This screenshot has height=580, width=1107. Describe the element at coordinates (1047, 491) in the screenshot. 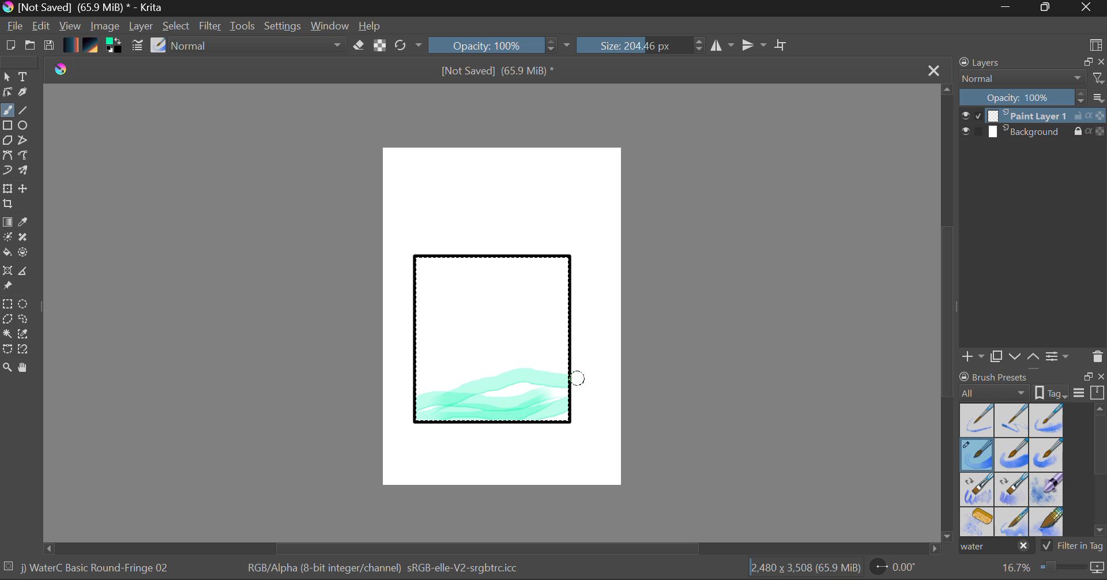

I see `Water C - Special Blobs` at that location.